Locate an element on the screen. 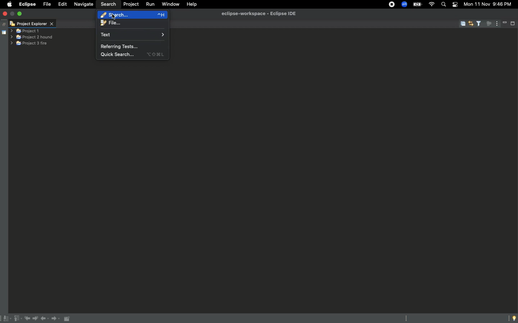 The width and height of the screenshot is (518, 323). Restore is located at coordinates (4, 25).